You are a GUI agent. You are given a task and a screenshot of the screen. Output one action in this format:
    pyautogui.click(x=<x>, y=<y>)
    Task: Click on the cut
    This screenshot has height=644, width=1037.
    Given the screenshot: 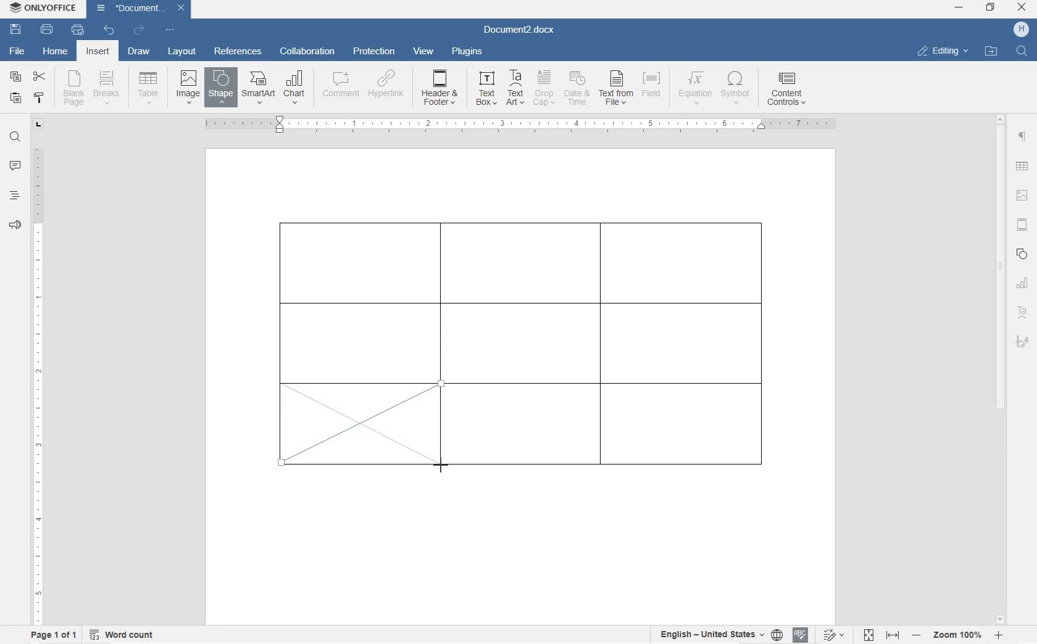 What is the action you would take?
    pyautogui.click(x=39, y=77)
    